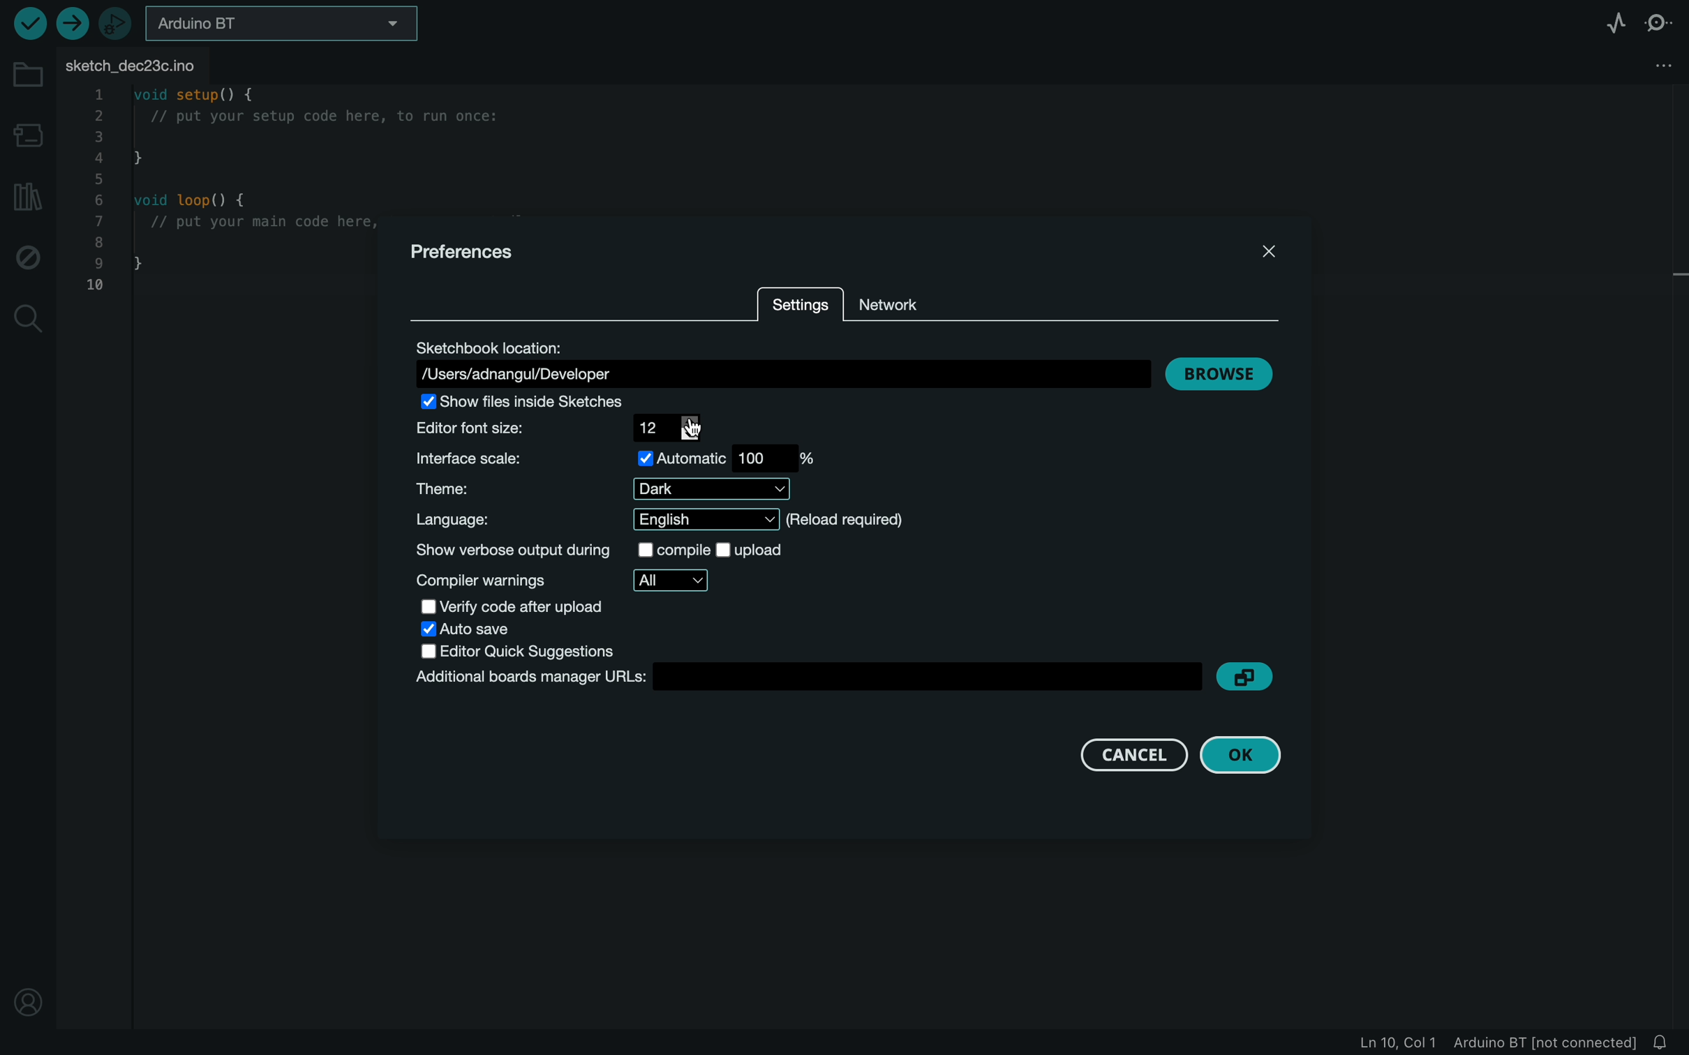  What do you see at coordinates (1265, 250) in the screenshot?
I see `close` at bounding box center [1265, 250].